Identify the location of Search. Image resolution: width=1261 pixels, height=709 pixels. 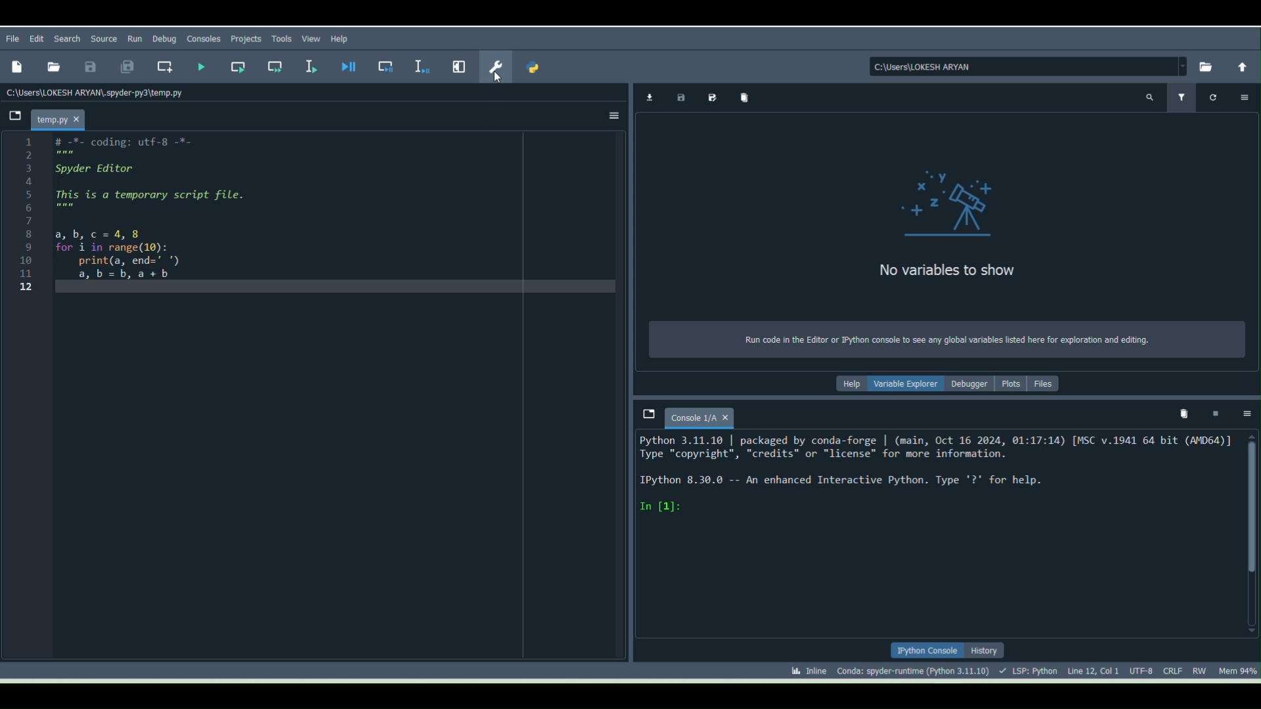
(66, 37).